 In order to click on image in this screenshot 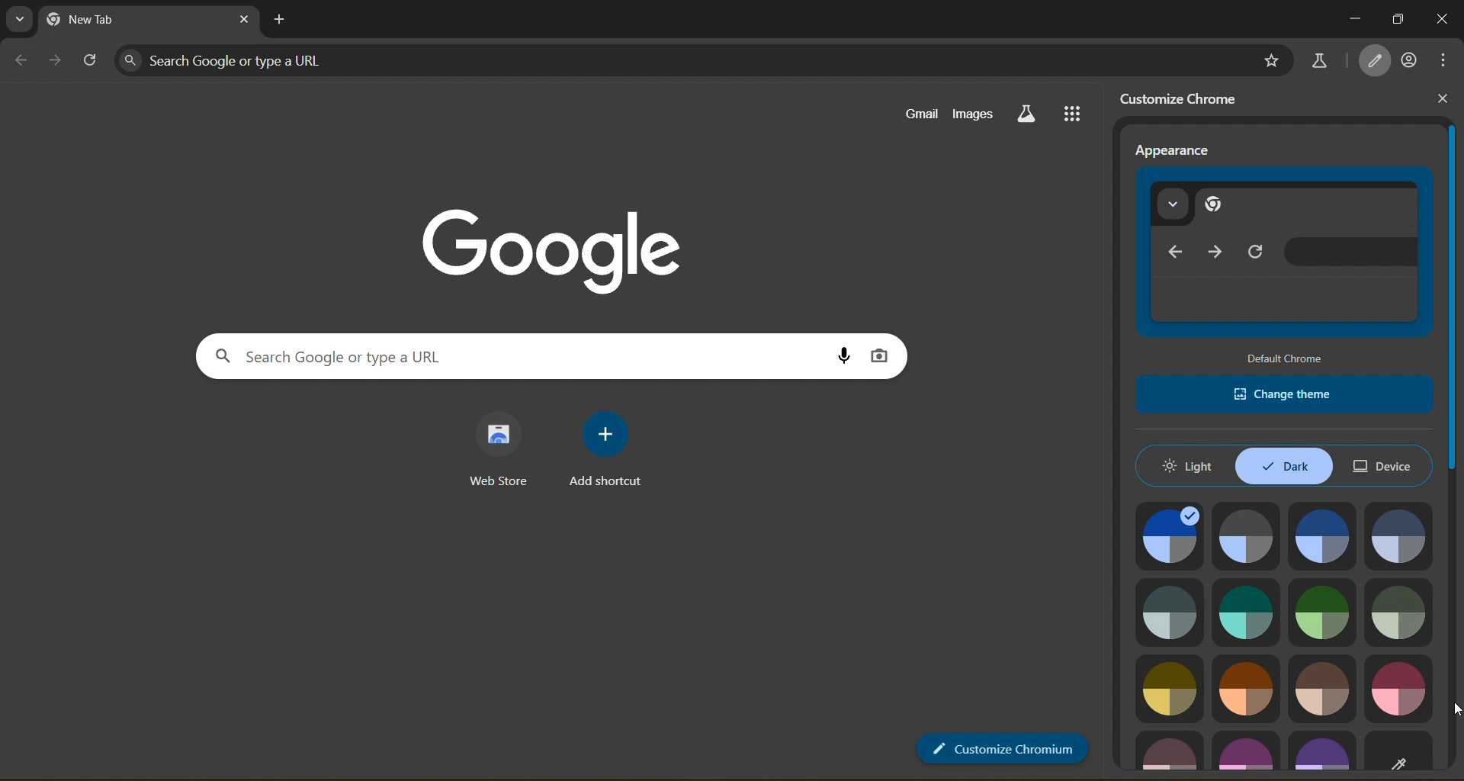, I will do `click(1399, 535)`.